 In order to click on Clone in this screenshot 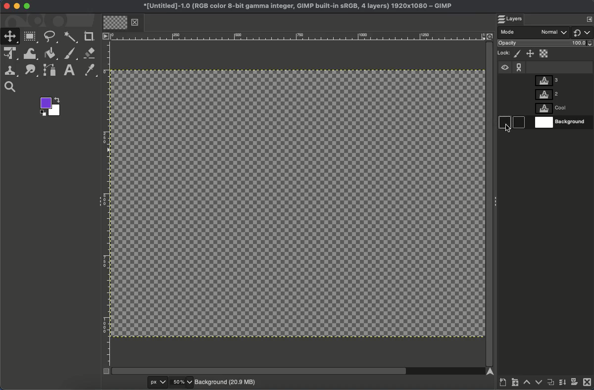, I will do `click(12, 71)`.